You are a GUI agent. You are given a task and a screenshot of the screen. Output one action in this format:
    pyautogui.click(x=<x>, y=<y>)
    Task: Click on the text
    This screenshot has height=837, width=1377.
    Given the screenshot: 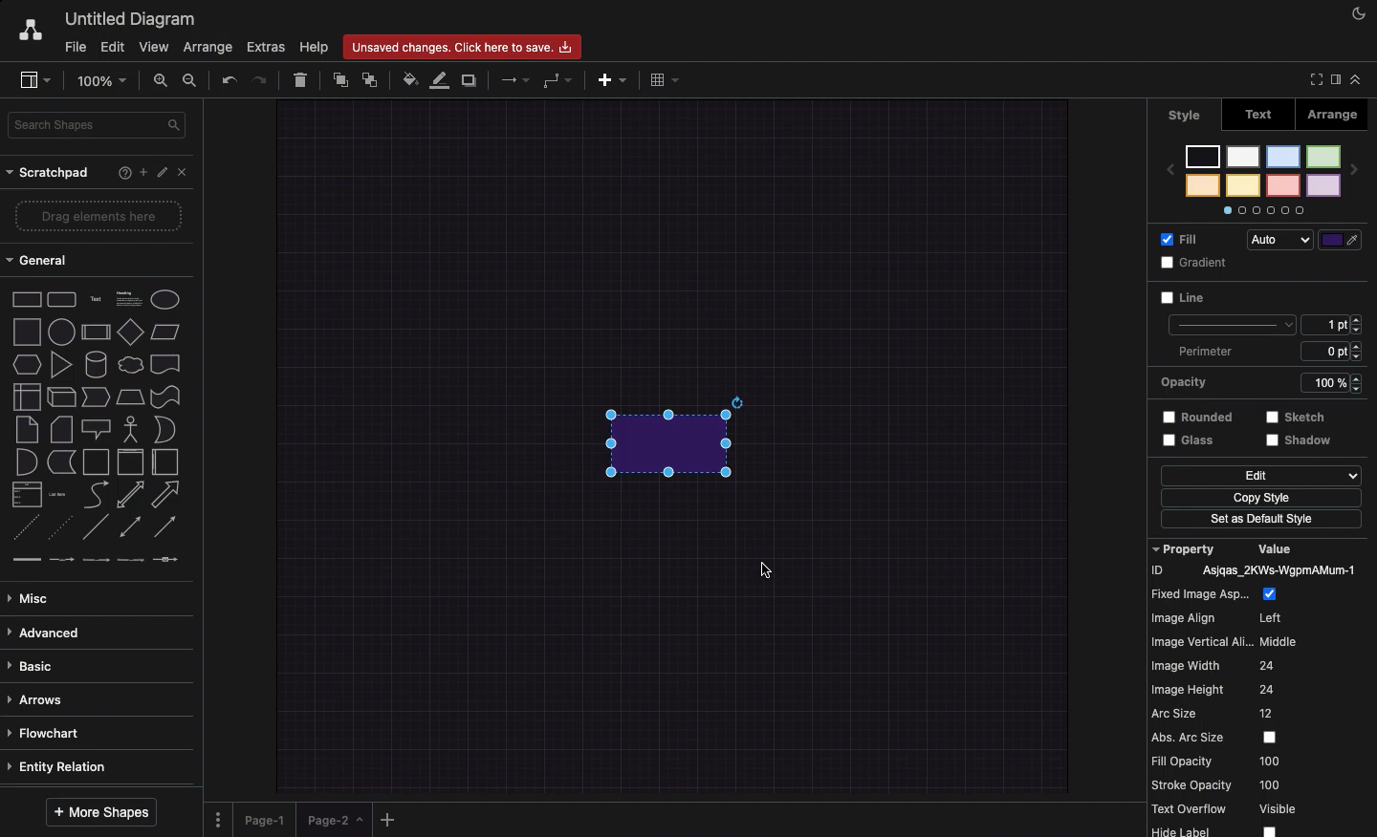 What is the action you would take?
    pyautogui.click(x=95, y=298)
    